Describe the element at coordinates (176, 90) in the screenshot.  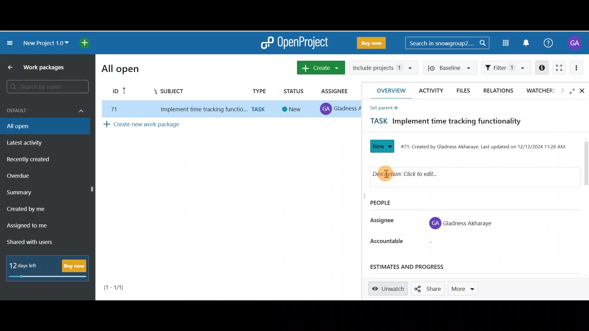
I see `Subject` at that location.